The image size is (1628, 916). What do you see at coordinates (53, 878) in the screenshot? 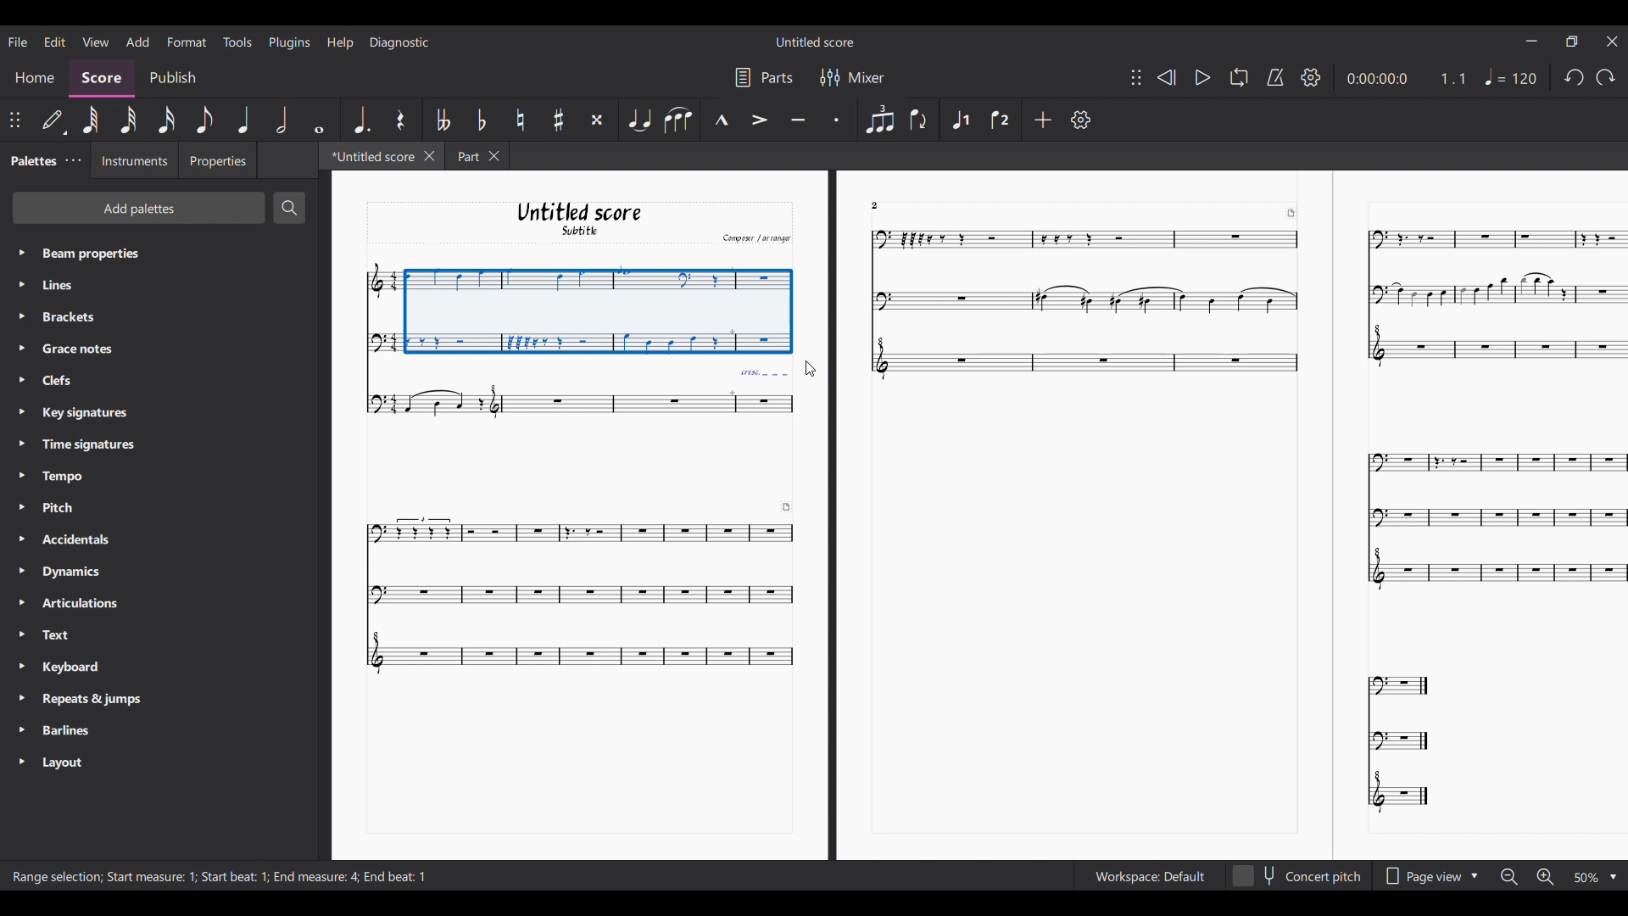
I see `range selection ;` at bounding box center [53, 878].